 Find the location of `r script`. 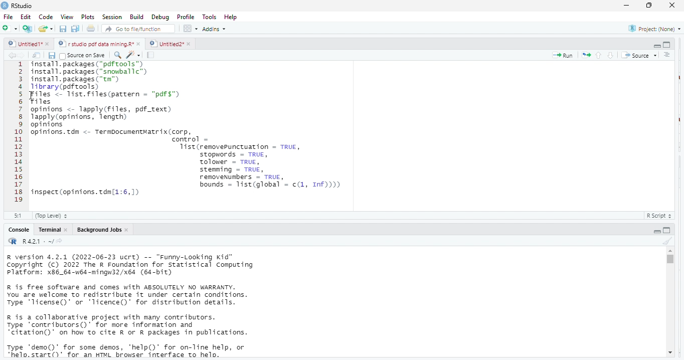

r script is located at coordinates (661, 216).